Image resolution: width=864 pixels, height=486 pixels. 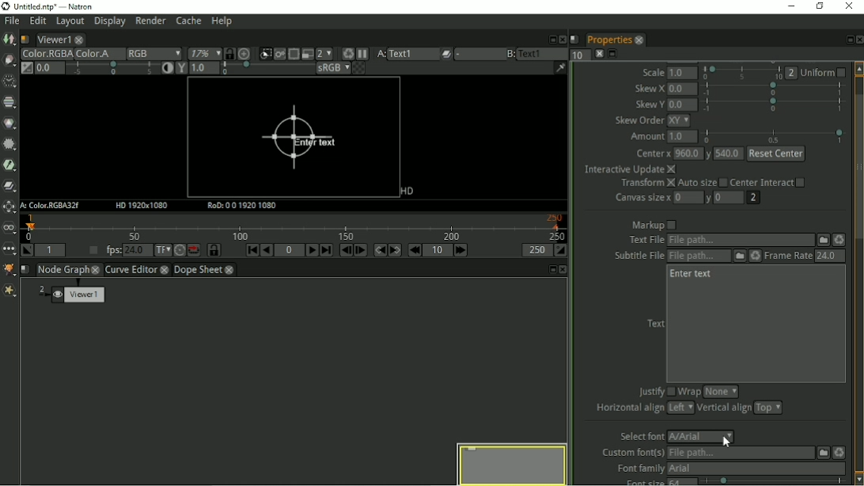 I want to click on 0.0, so click(x=682, y=104).